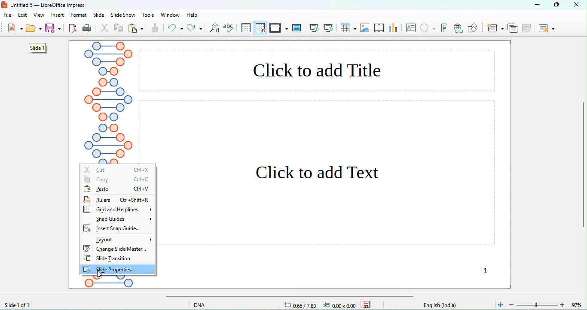 The height and width of the screenshot is (310, 587). I want to click on vertical scroll bar, so click(583, 166).